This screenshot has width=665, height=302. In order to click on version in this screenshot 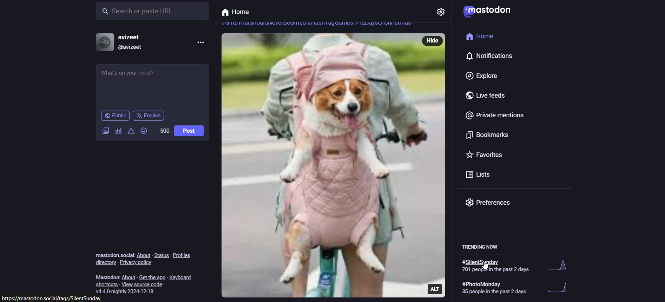, I will do `click(127, 291)`.